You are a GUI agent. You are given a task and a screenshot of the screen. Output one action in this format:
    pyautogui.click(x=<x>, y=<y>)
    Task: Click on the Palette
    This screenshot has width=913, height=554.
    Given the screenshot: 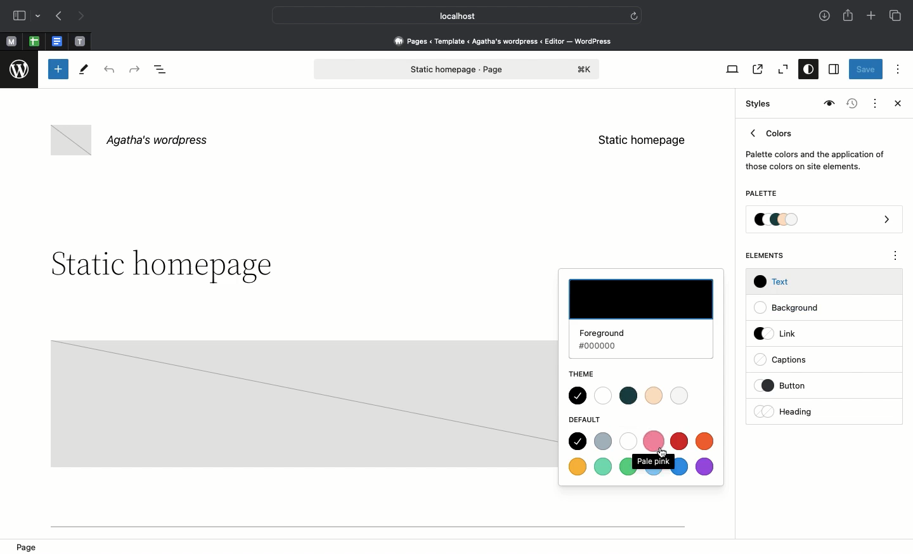 What is the action you would take?
    pyautogui.click(x=825, y=221)
    